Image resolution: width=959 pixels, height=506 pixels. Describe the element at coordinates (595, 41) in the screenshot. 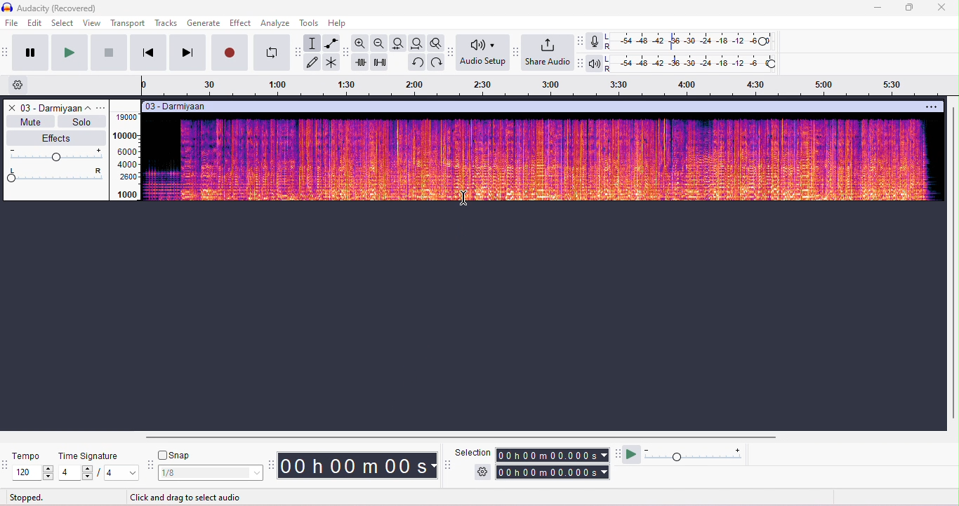

I see `recording meter` at that location.